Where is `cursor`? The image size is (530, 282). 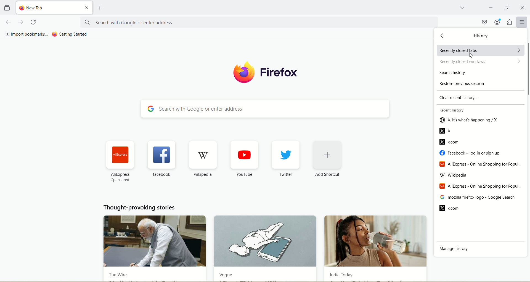 cursor is located at coordinates (472, 55).